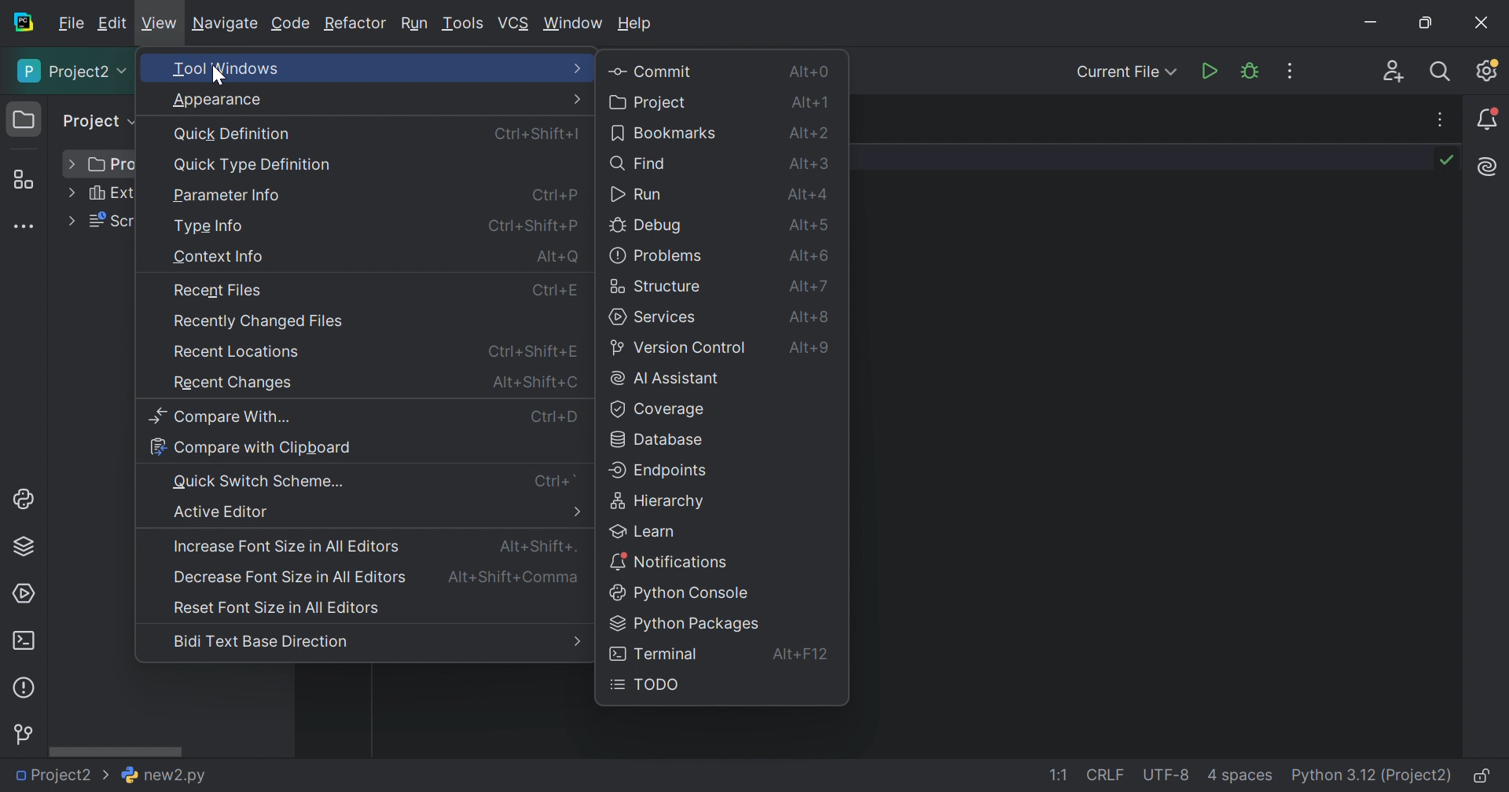  Describe the element at coordinates (807, 346) in the screenshot. I see `Alt+9` at that location.